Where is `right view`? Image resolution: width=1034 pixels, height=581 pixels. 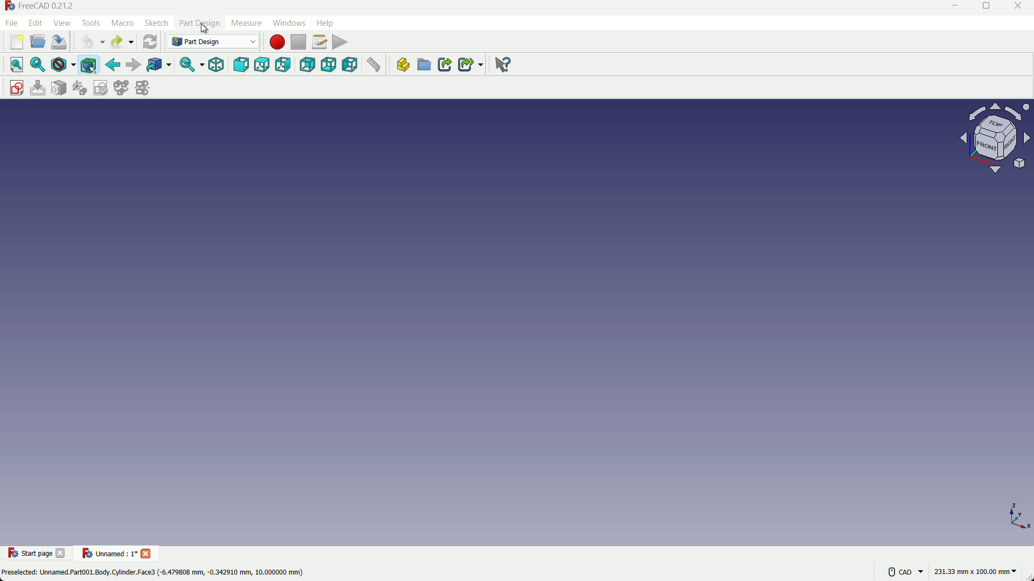
right view is located at coordinates (284, 65).